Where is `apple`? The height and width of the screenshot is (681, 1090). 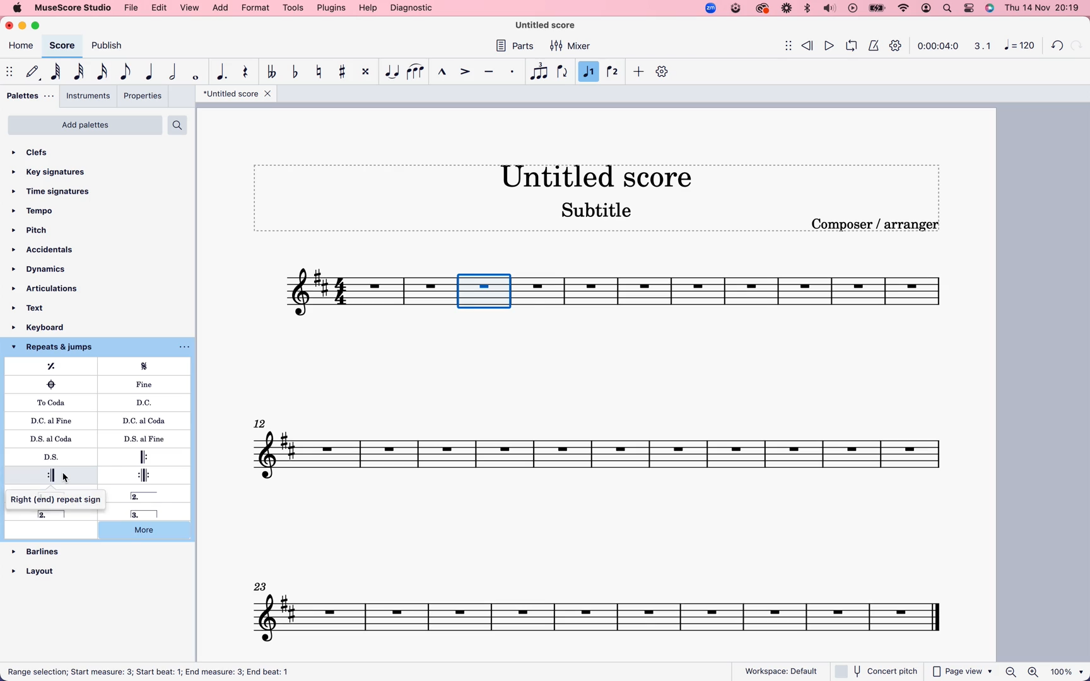
apple is located at coordinates (16, 8).